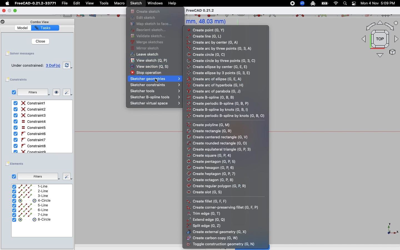 This screenshot has height=250, width=400. I want to click on Stop operation, so click(150, 73).